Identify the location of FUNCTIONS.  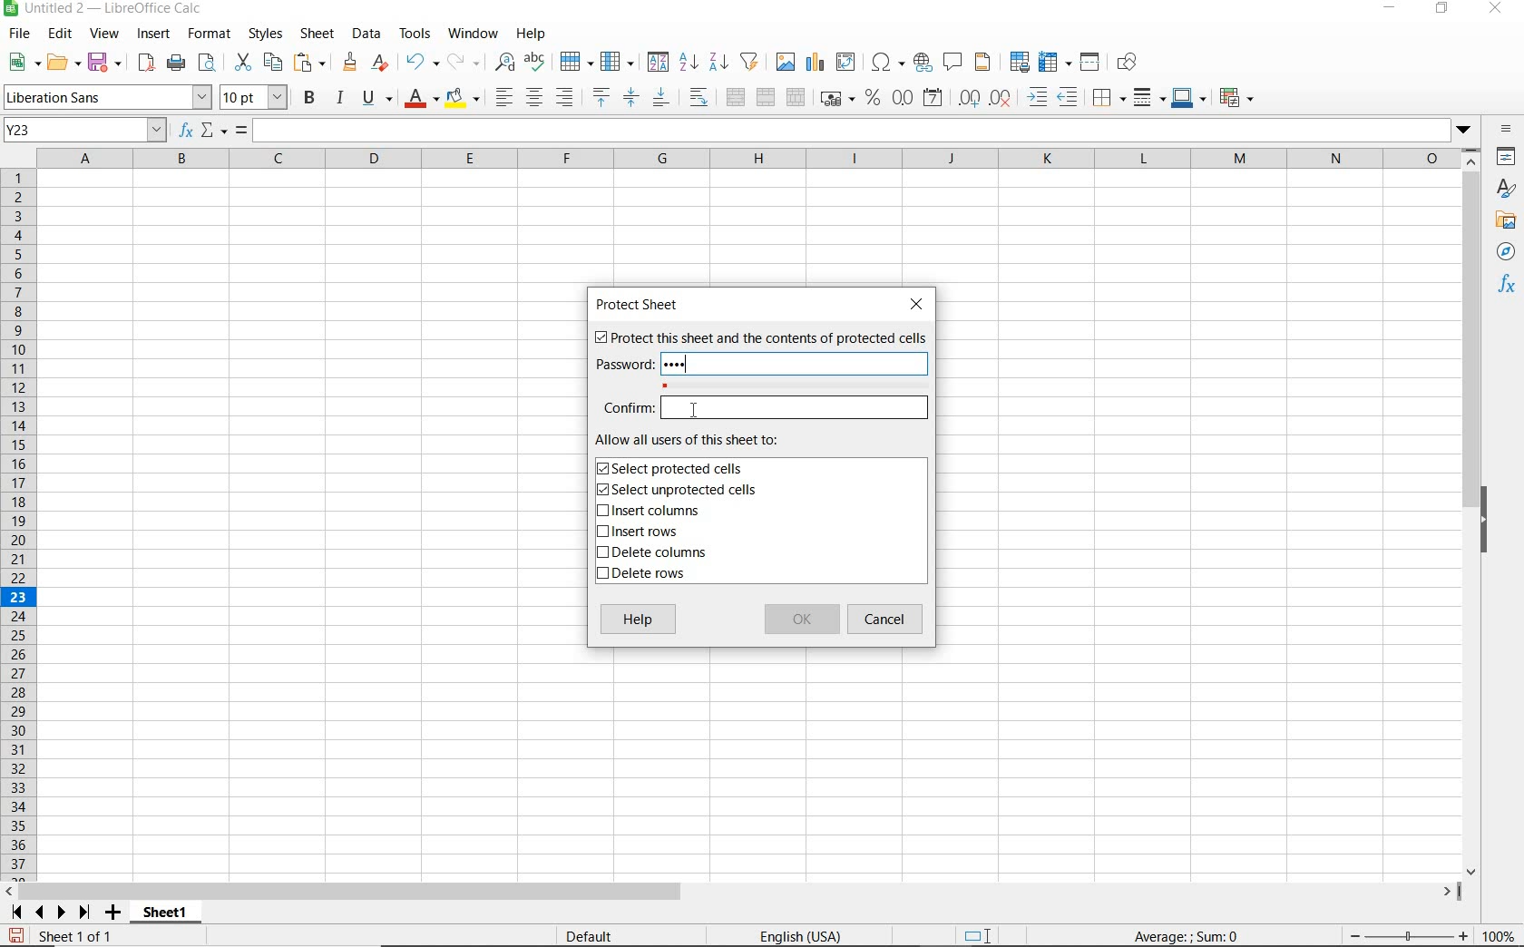
(1508, 287).